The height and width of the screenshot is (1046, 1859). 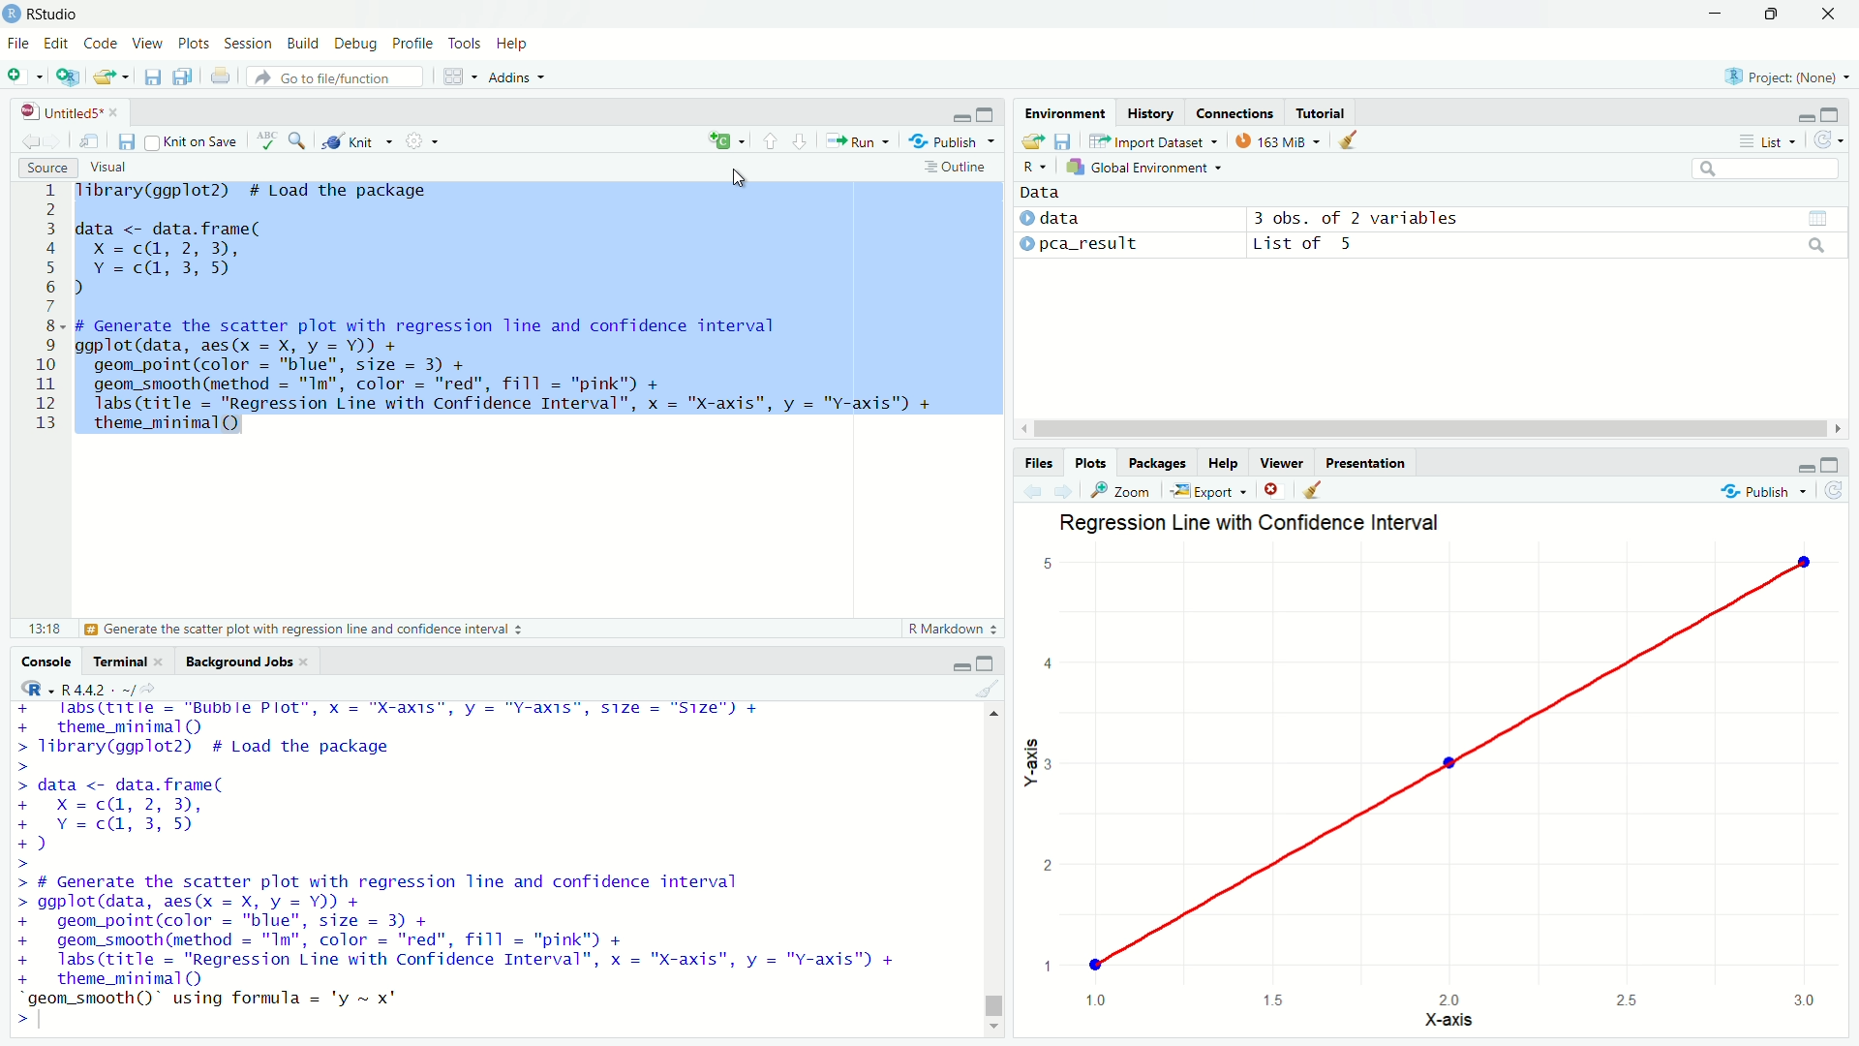 What do you see at coordinates (1026, 244) in the screenshot?
I see `expand/collapse` at bounding box center [1026, 244].